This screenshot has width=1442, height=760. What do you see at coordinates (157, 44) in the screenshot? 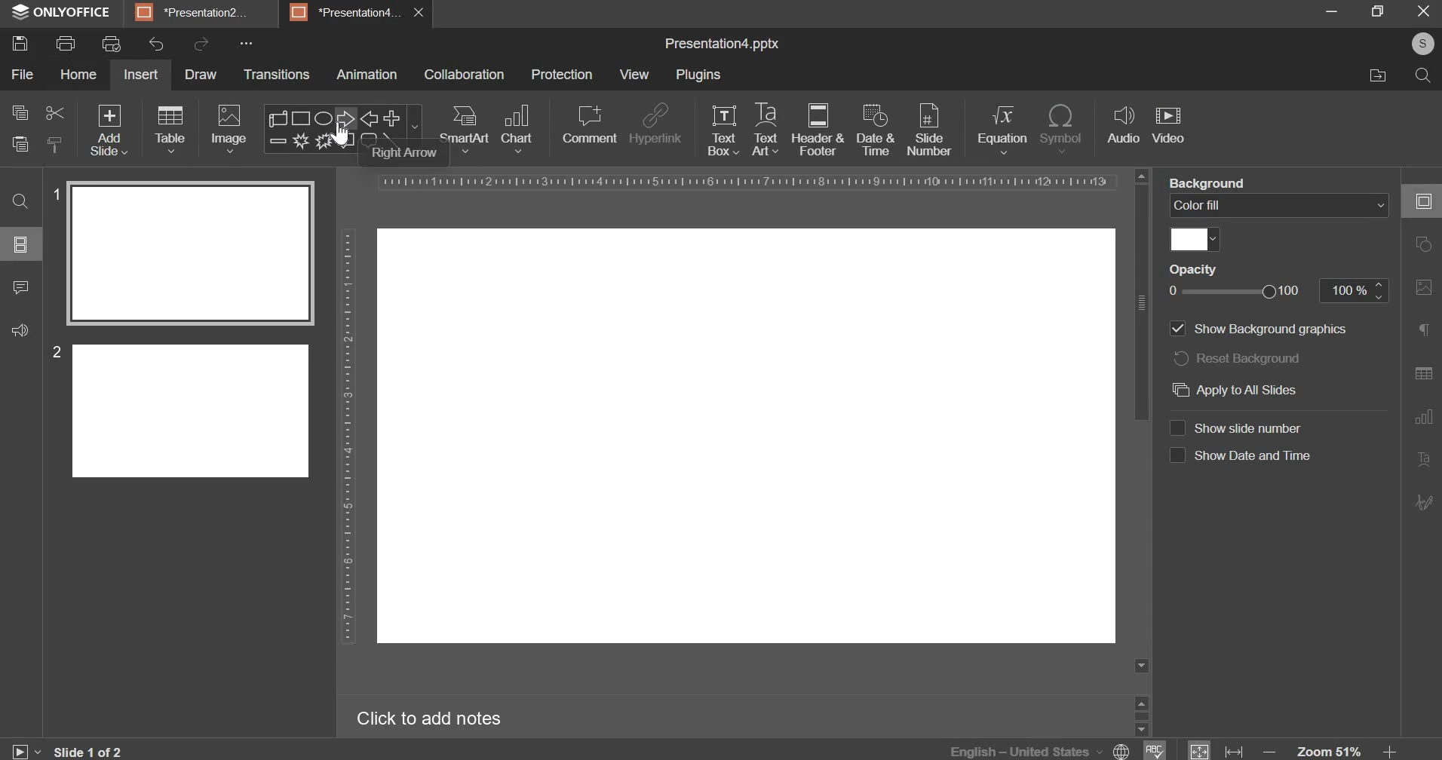
I see `undo` at bounding box center [157, 44].